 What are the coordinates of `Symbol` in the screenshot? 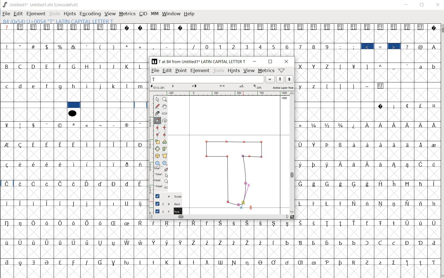 It's located at (394, 243).